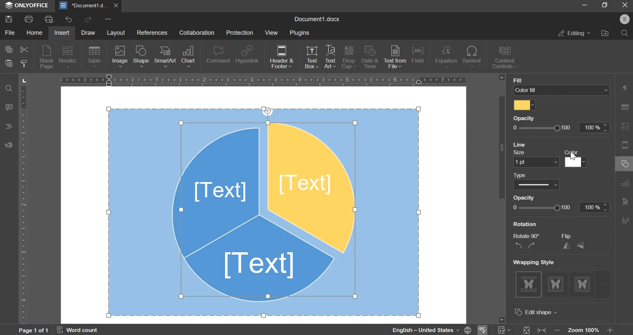  I want to click on print previw, so click(49, 19).